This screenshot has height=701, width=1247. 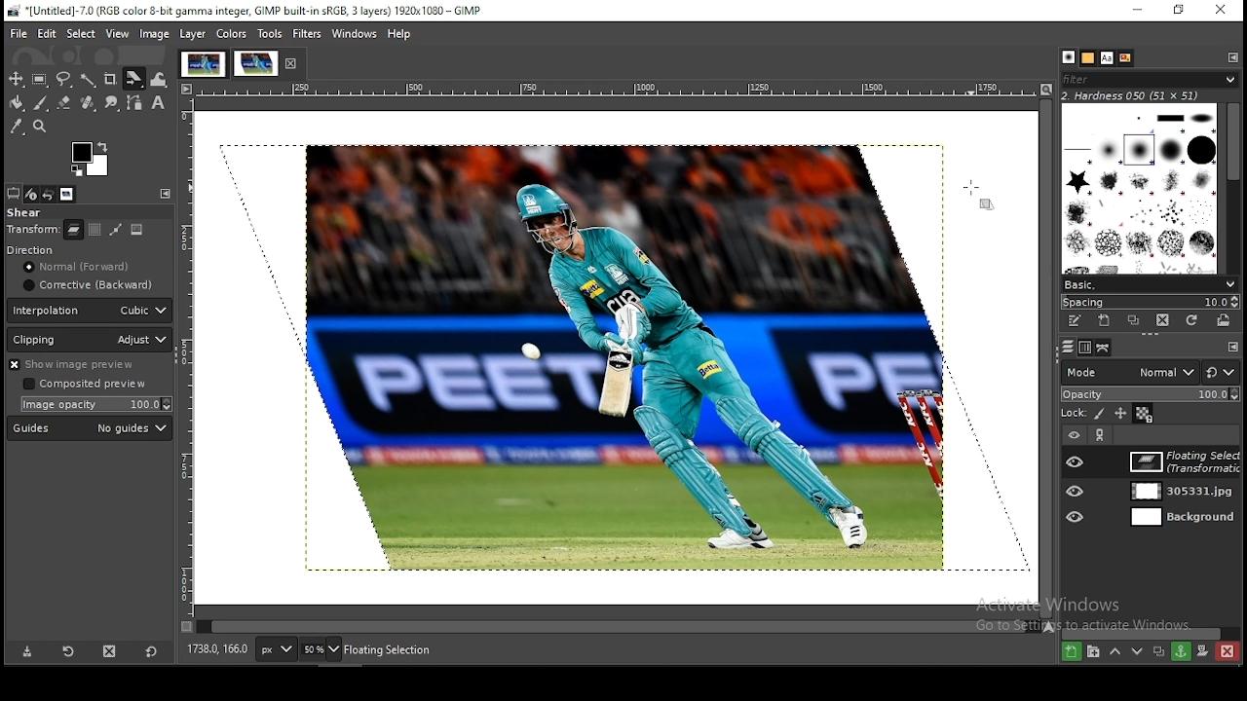 I want to click on delete this brush, so click(x=1162, y=320).